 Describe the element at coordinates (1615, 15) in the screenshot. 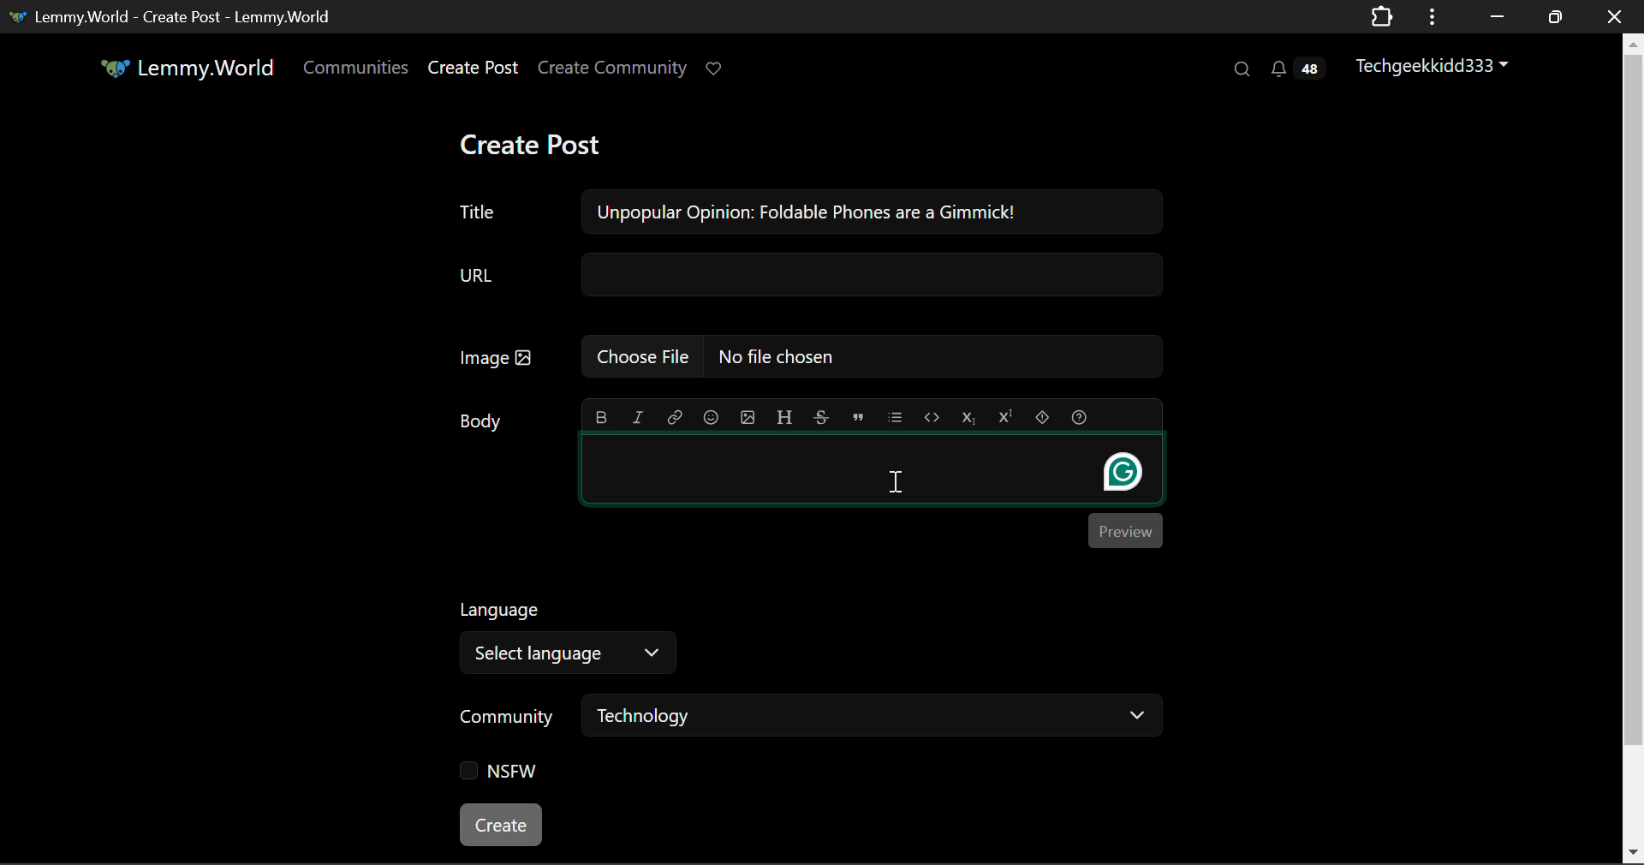

I see `Close Window` at that location.